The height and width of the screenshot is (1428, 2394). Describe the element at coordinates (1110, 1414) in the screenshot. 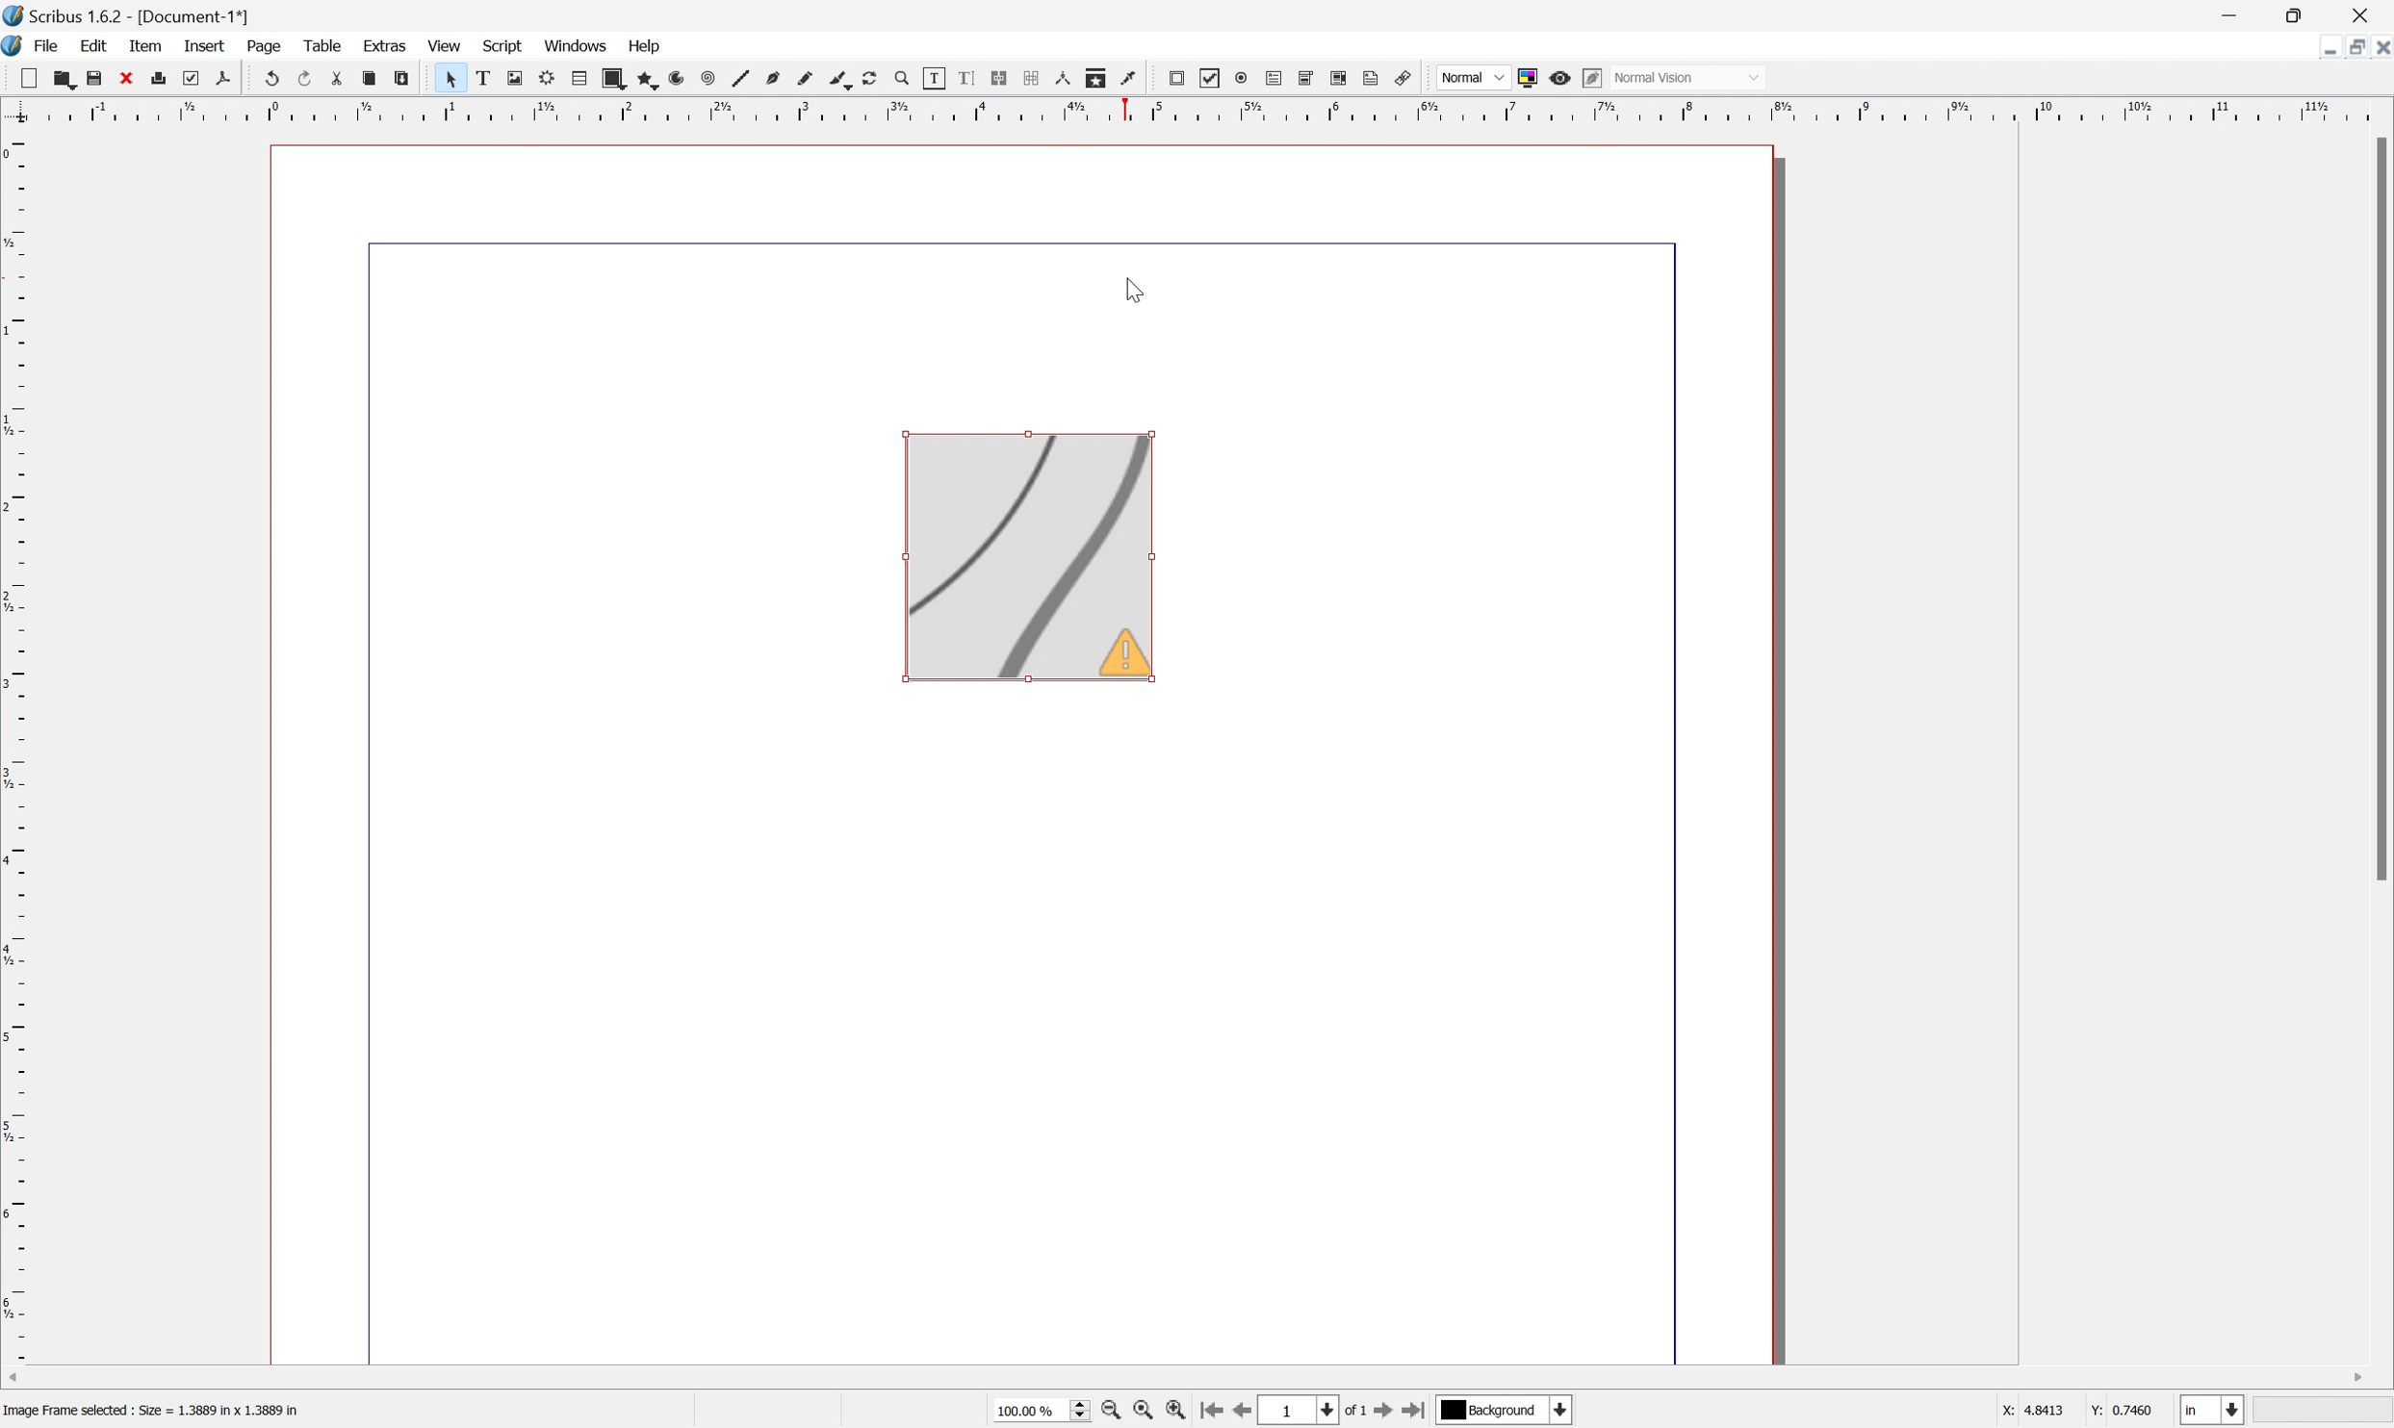

I see `Zoom out by the stepping value in tools preferences` at that location.